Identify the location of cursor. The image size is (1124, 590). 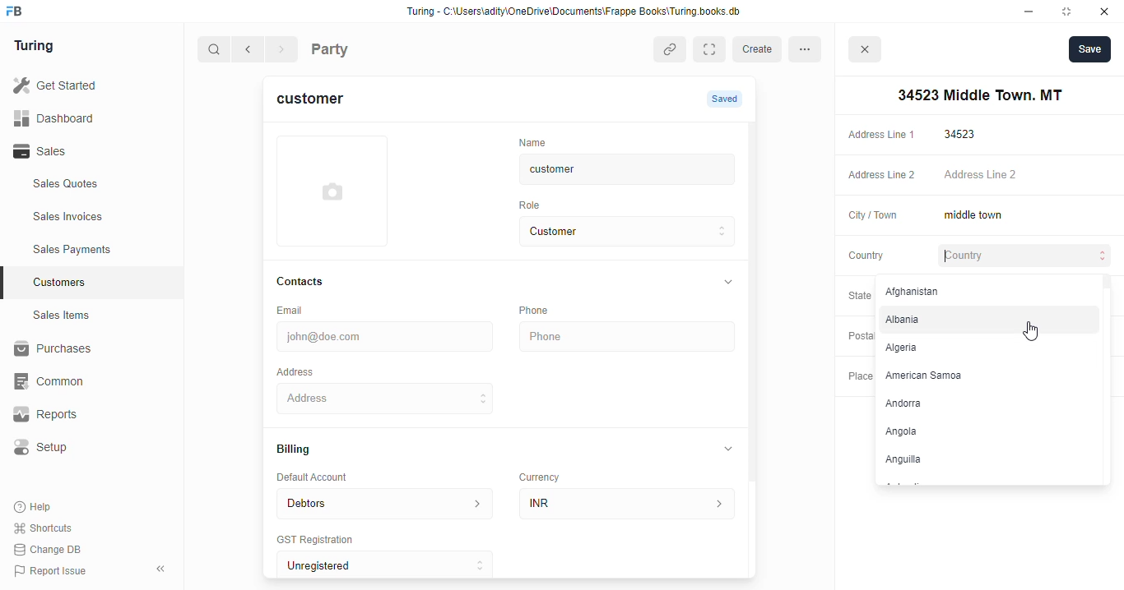
(1031, 331).